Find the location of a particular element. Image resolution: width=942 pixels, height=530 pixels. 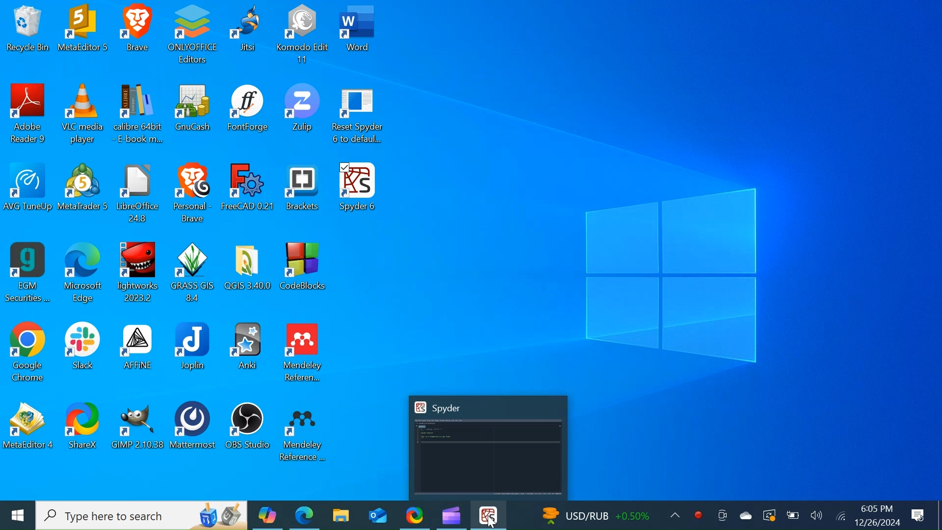

Speaker is located at coordinates (817, 515).